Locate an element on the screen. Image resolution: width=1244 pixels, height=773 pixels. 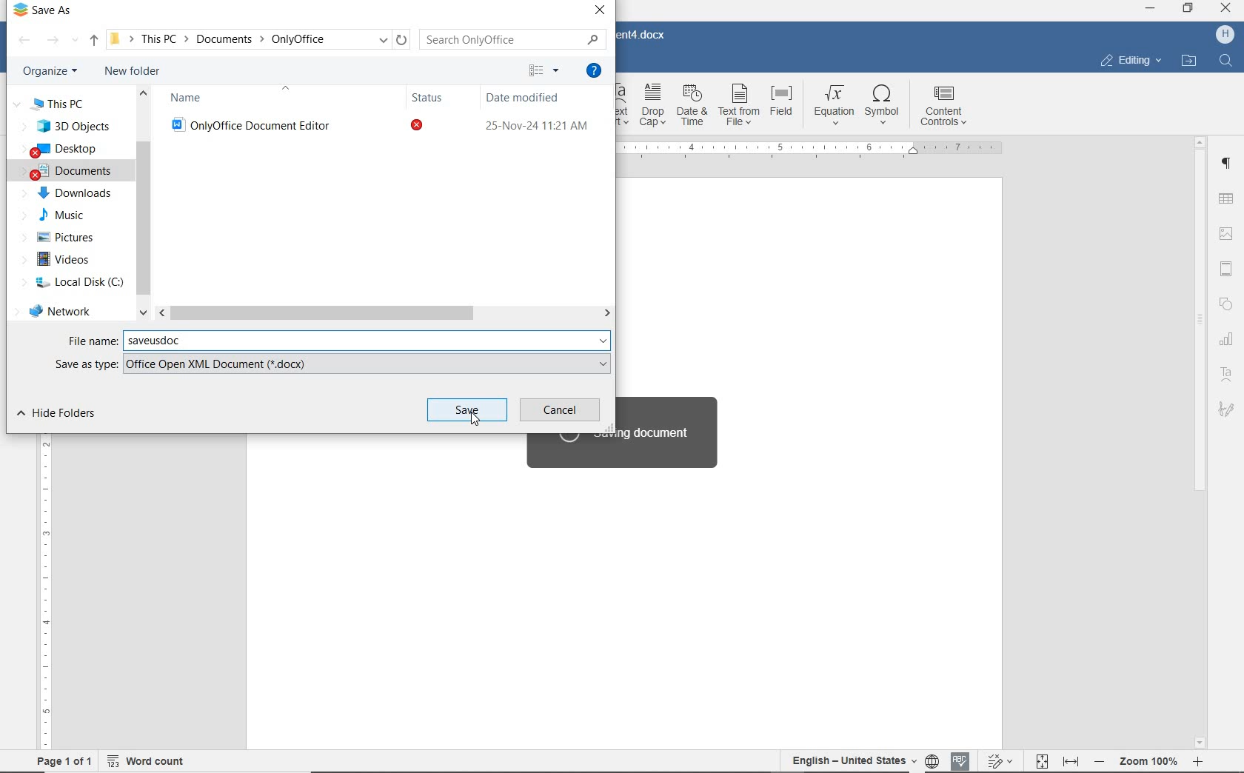
ruler is located at coordinates (812, 150).